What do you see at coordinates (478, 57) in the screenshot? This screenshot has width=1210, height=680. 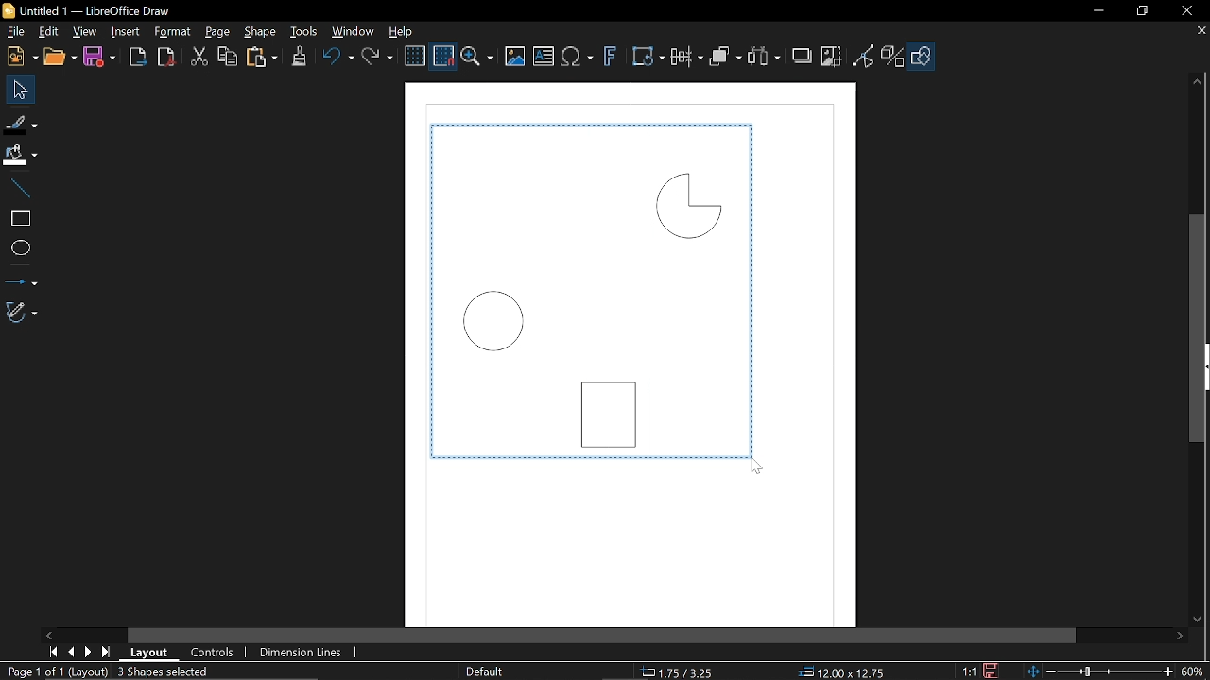 I see `Zoom` at bounding box center [478, 57].